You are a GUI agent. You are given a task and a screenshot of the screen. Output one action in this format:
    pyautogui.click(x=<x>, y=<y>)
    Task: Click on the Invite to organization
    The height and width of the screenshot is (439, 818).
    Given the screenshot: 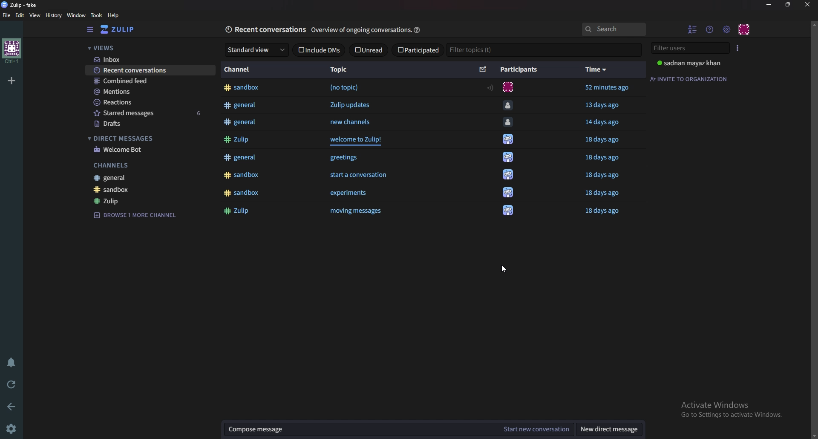 What is the action you would take?
    pyautogui.click(x=689, y=79)
    